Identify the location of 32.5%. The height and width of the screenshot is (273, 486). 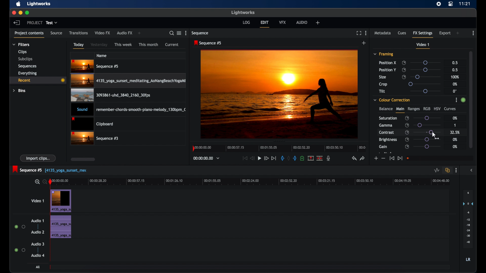
(455, 132).